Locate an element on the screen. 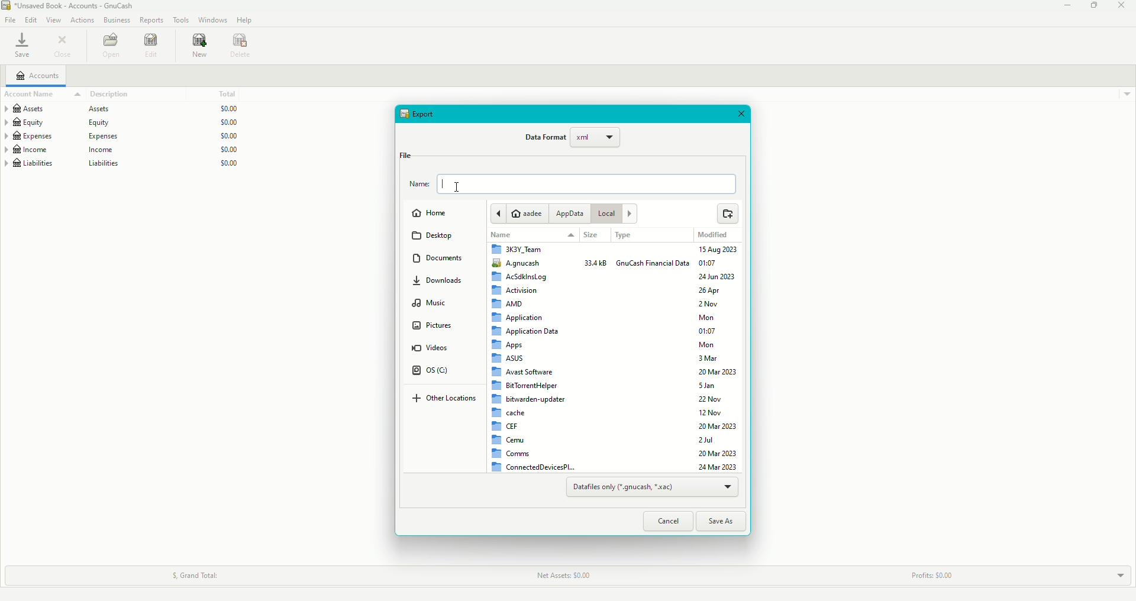 Image resolution: width=1136 pixels, height=601 pixels. Folders is located at coordinates (534, 357).